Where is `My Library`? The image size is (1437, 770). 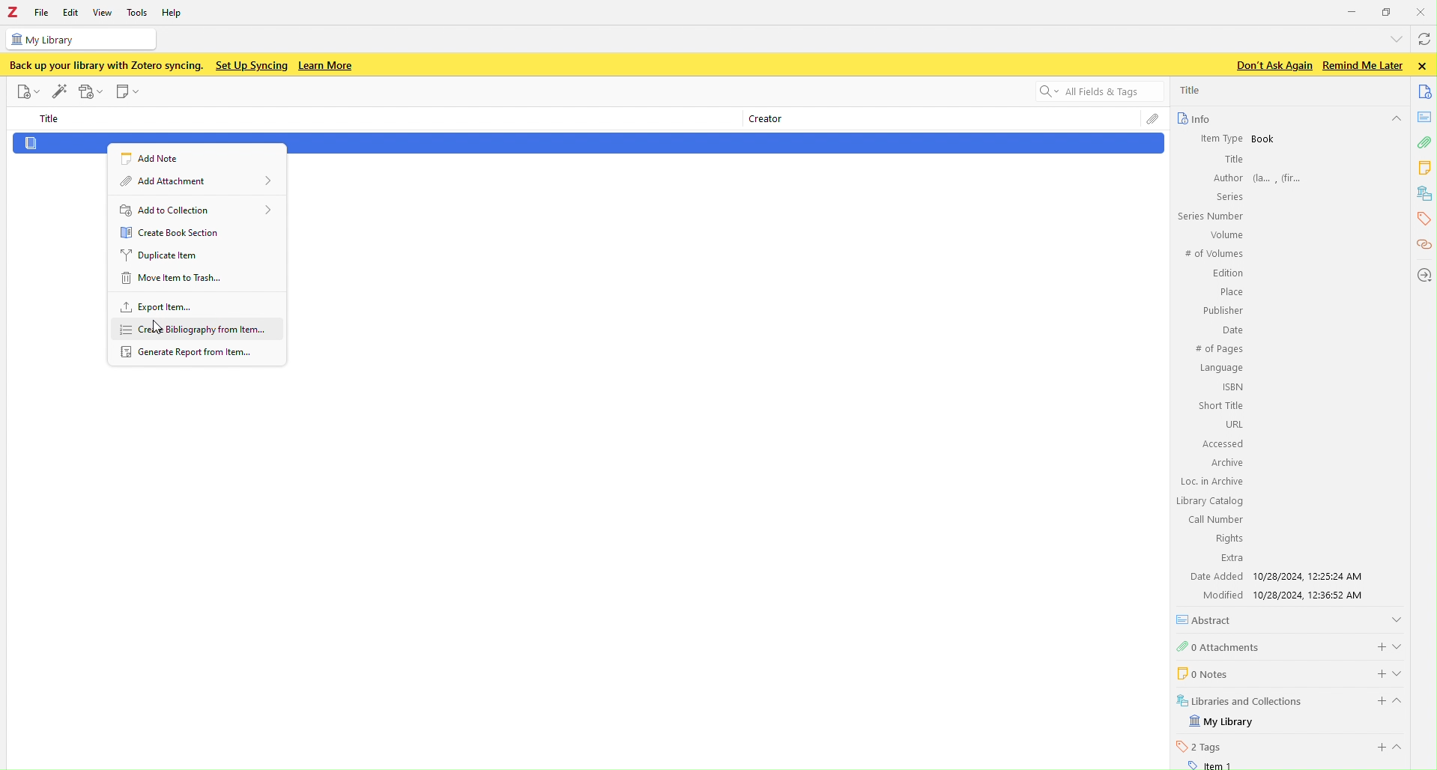
My Library is located at coordinates (1223, 722).